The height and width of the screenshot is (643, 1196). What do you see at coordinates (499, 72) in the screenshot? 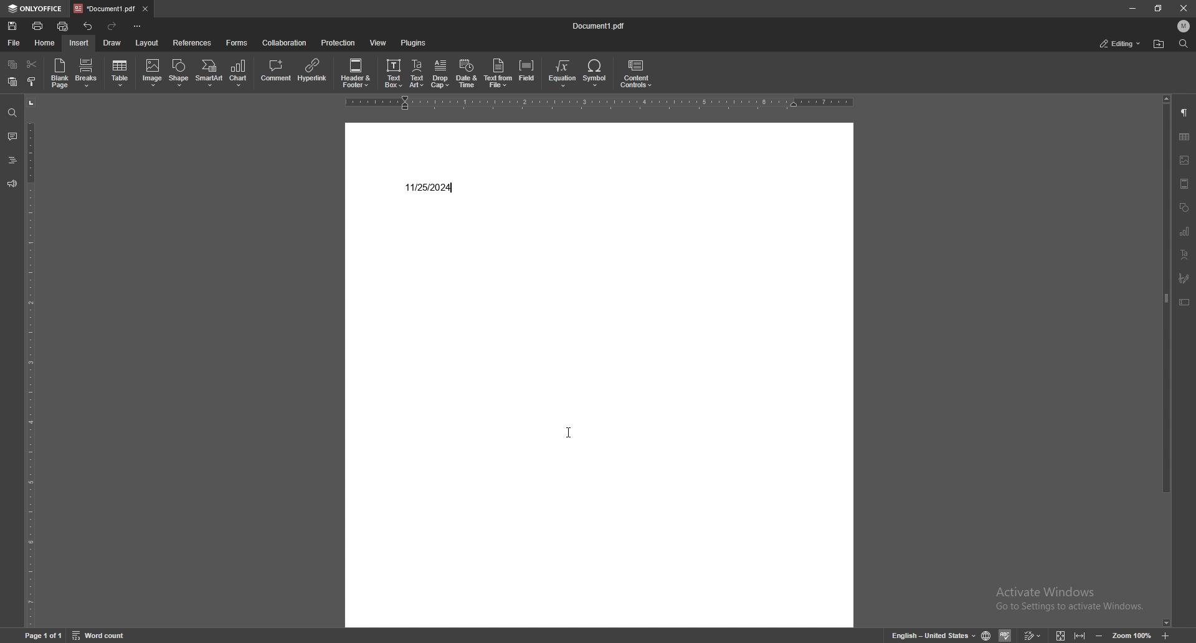
I see `text from file` at bounding box center [499, 72].